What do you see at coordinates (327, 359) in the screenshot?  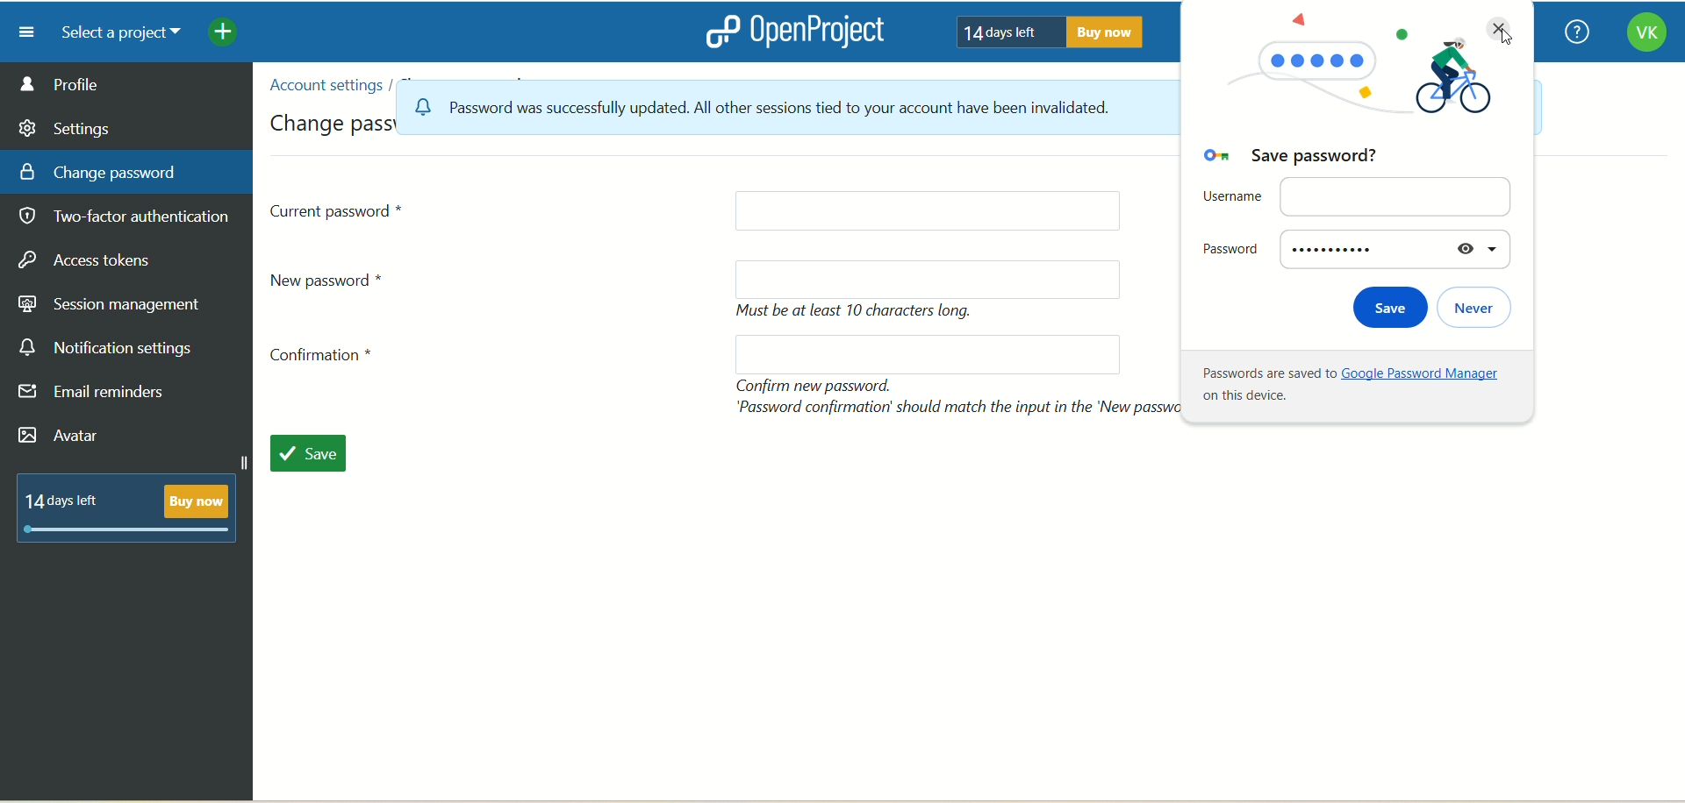 I see `confirmation` at bounding box center [327, 359].